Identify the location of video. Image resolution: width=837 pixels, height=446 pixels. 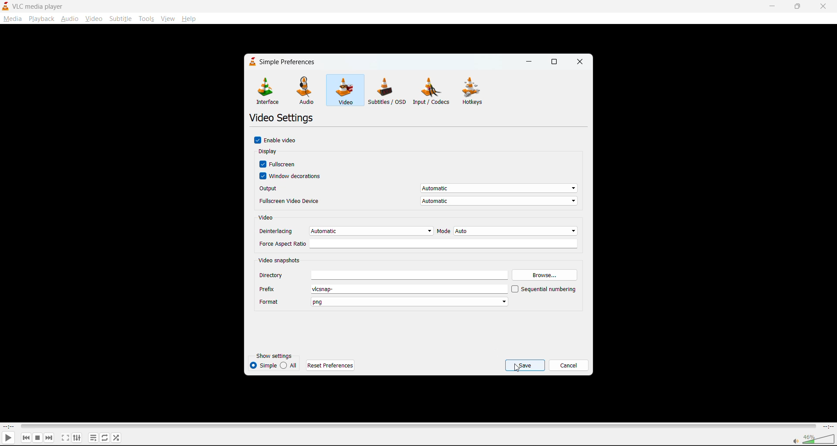
(267, 218).